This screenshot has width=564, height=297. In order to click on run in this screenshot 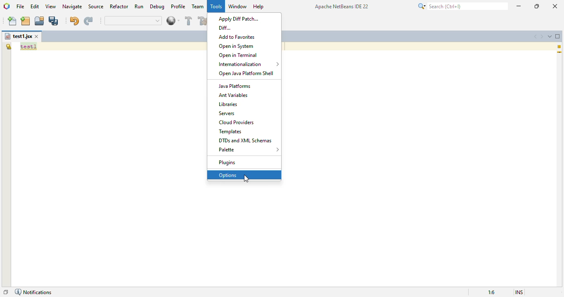, I will do `click(139, 7)`.